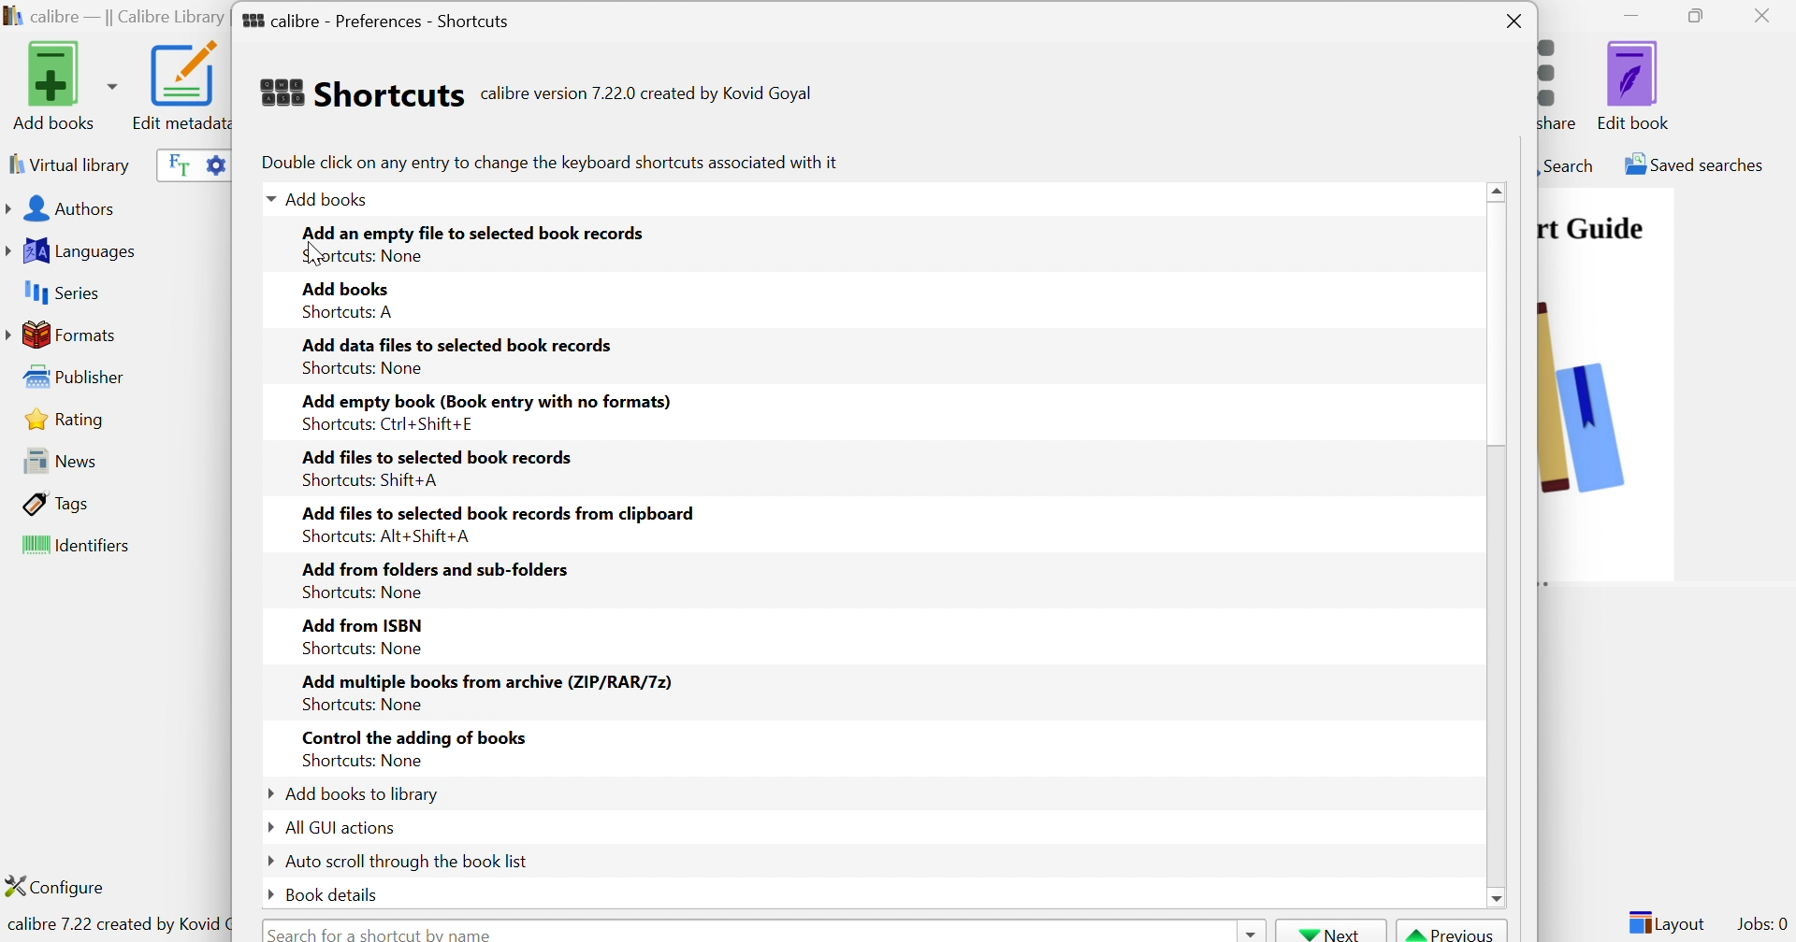  What do you see at coordinates (175, 164) in the screenshot?
I see `Search the full text of all books in the library, not just their metadata` at bounding box center [175, 164].